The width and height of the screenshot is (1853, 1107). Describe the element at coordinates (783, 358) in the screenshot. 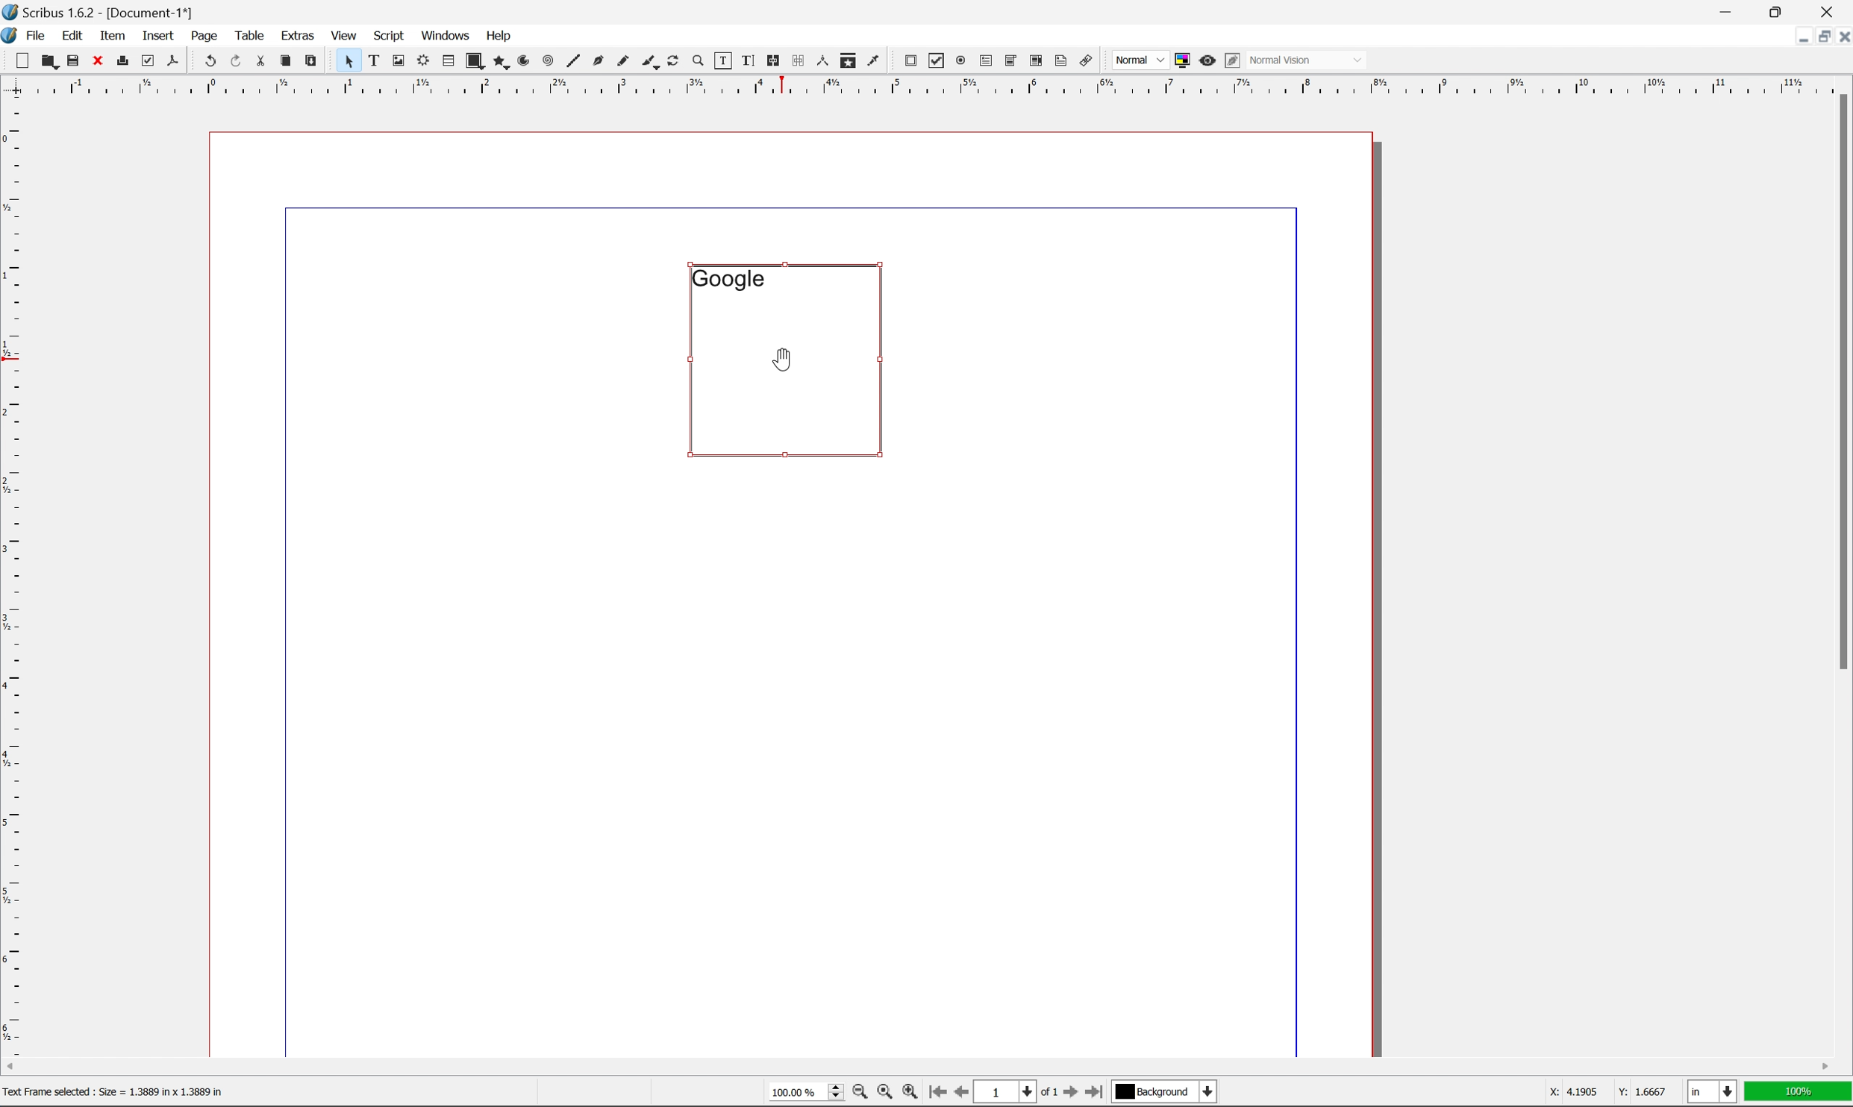

I see `Cursor` at that location.